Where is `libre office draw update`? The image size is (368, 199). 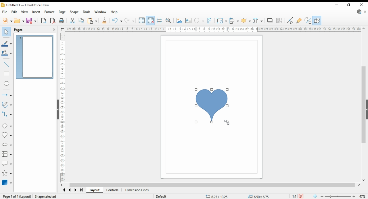 libre office draw update is located at coordinates (359, 12).